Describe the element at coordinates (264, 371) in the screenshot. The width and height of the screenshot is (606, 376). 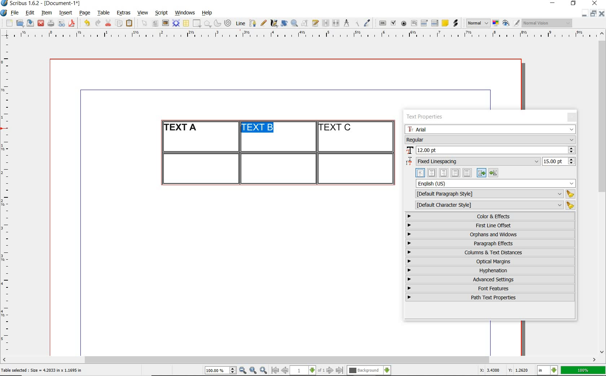
I see `zoom in` at that location.